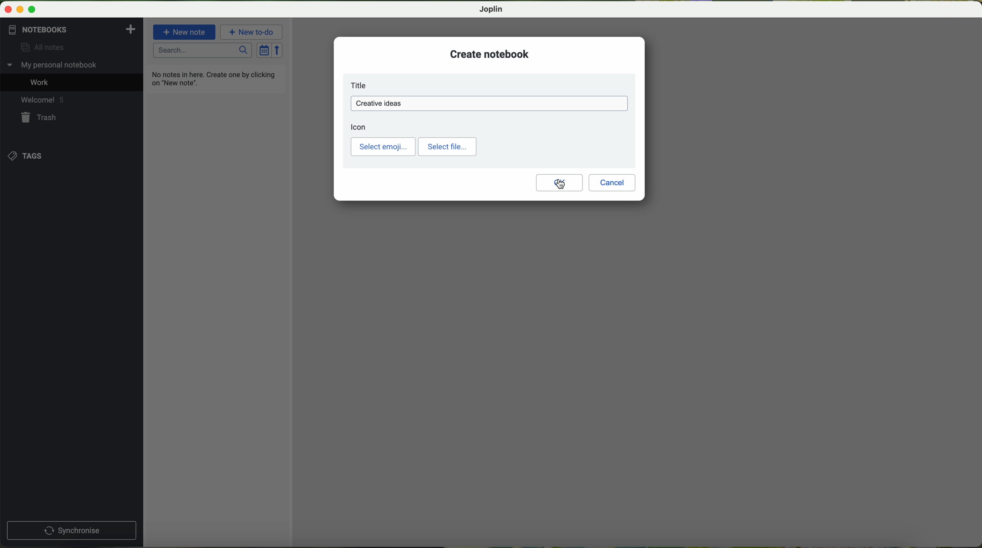 The image size is (982, 548). I want to click on Cancel, so click(612, 183).